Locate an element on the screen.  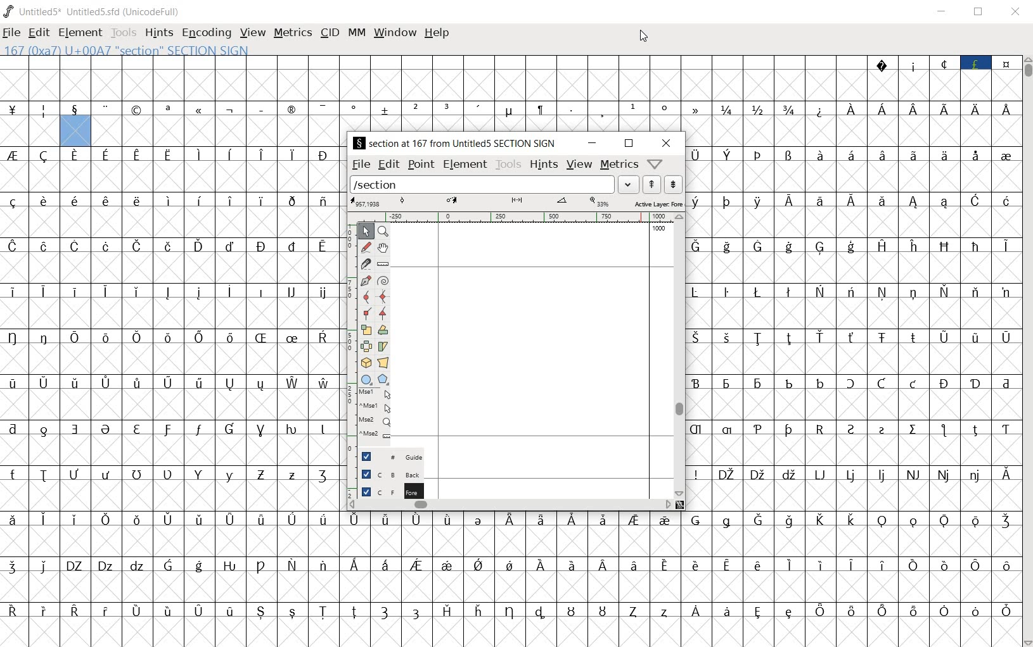
POINTER is located at coordinates (366, 231).